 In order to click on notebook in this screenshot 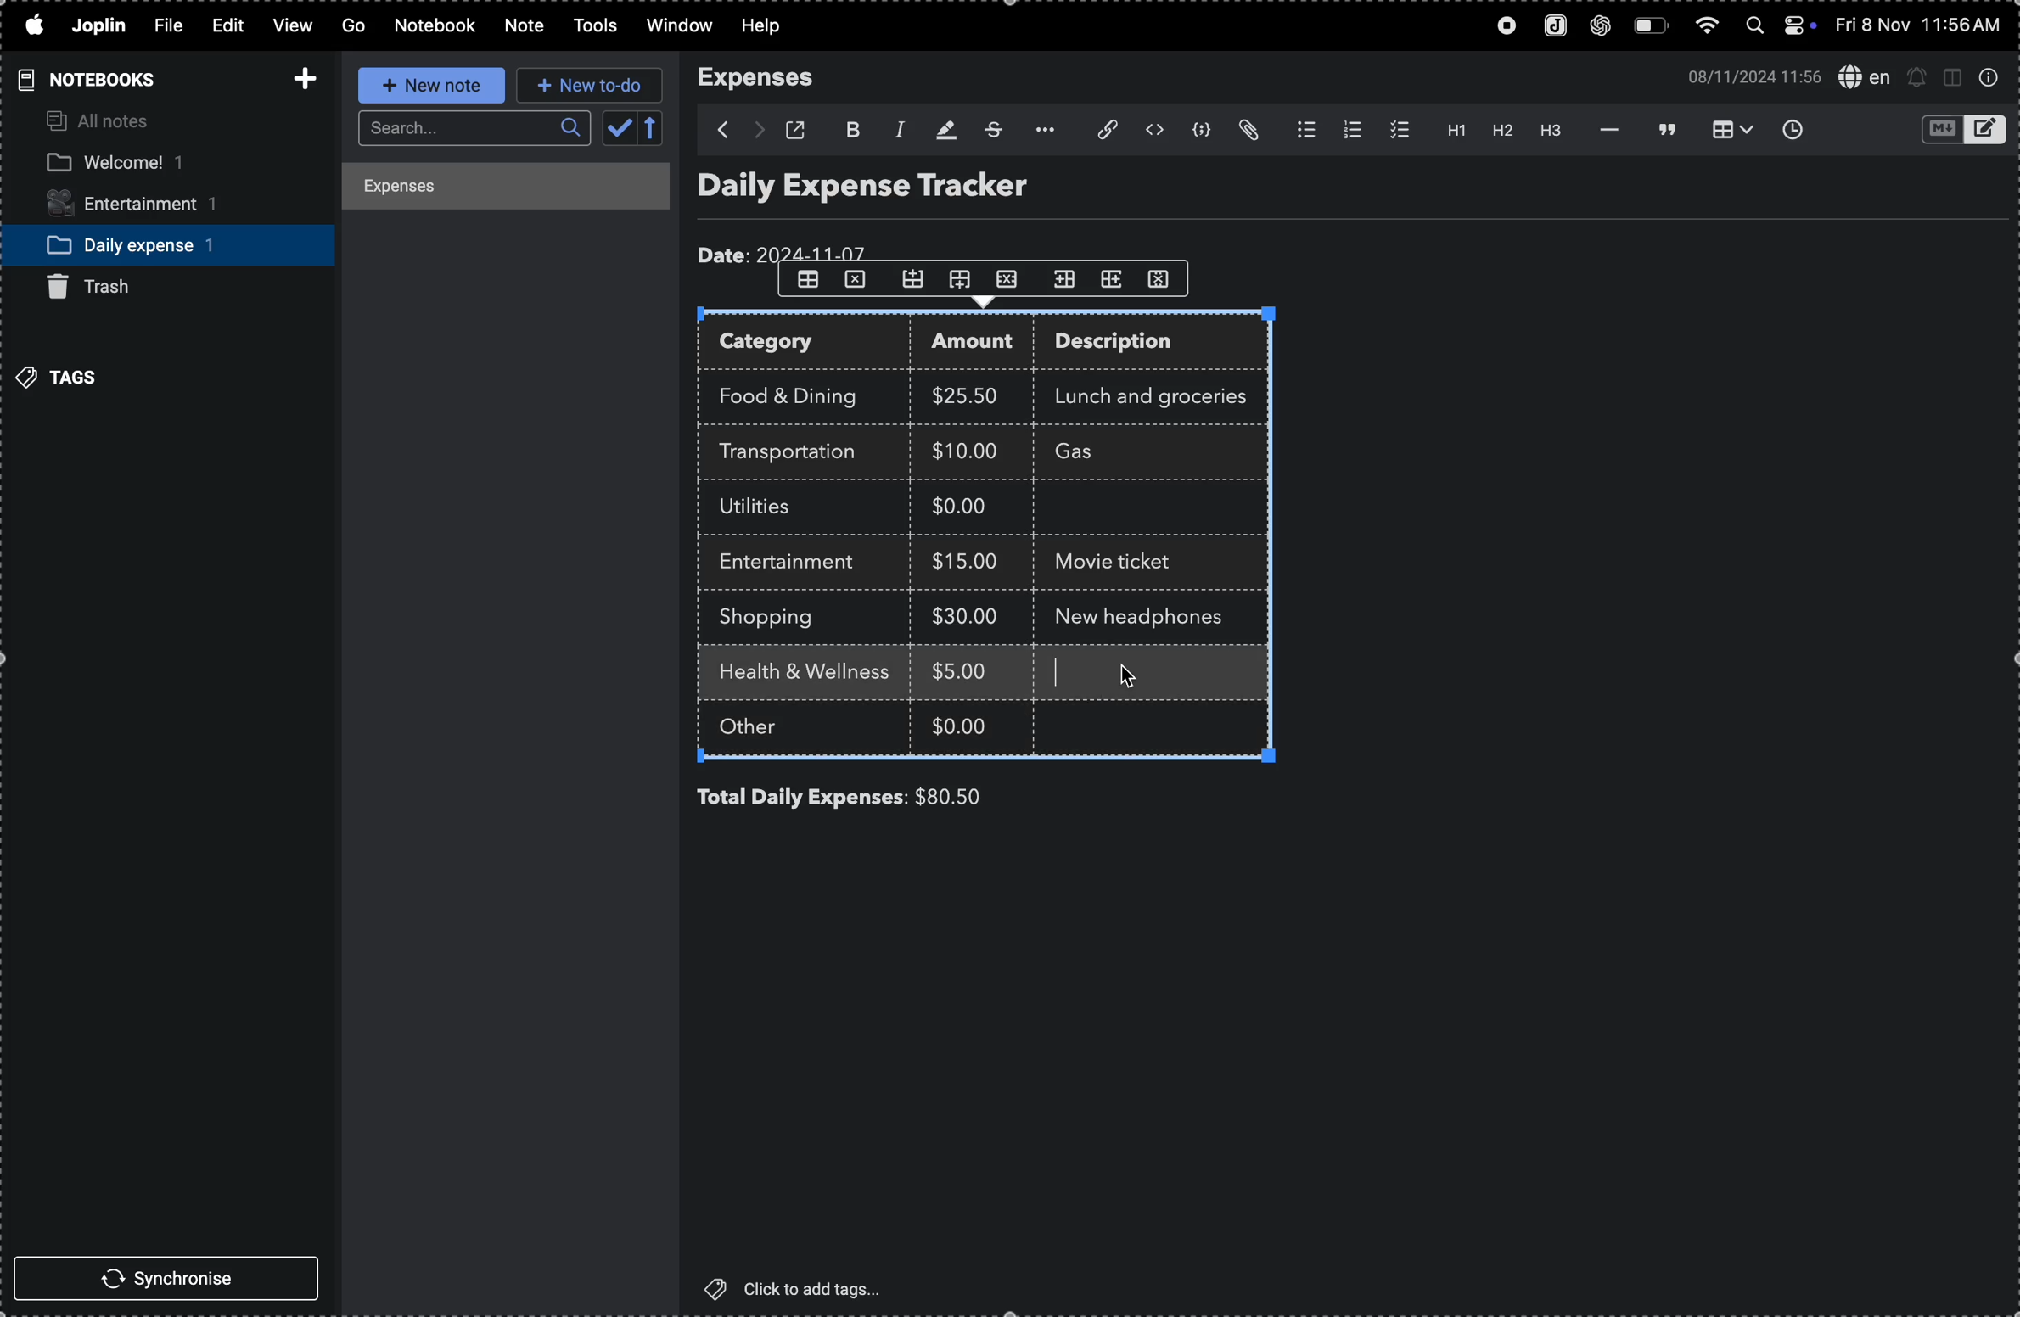, I will do `click(436, 25)`.